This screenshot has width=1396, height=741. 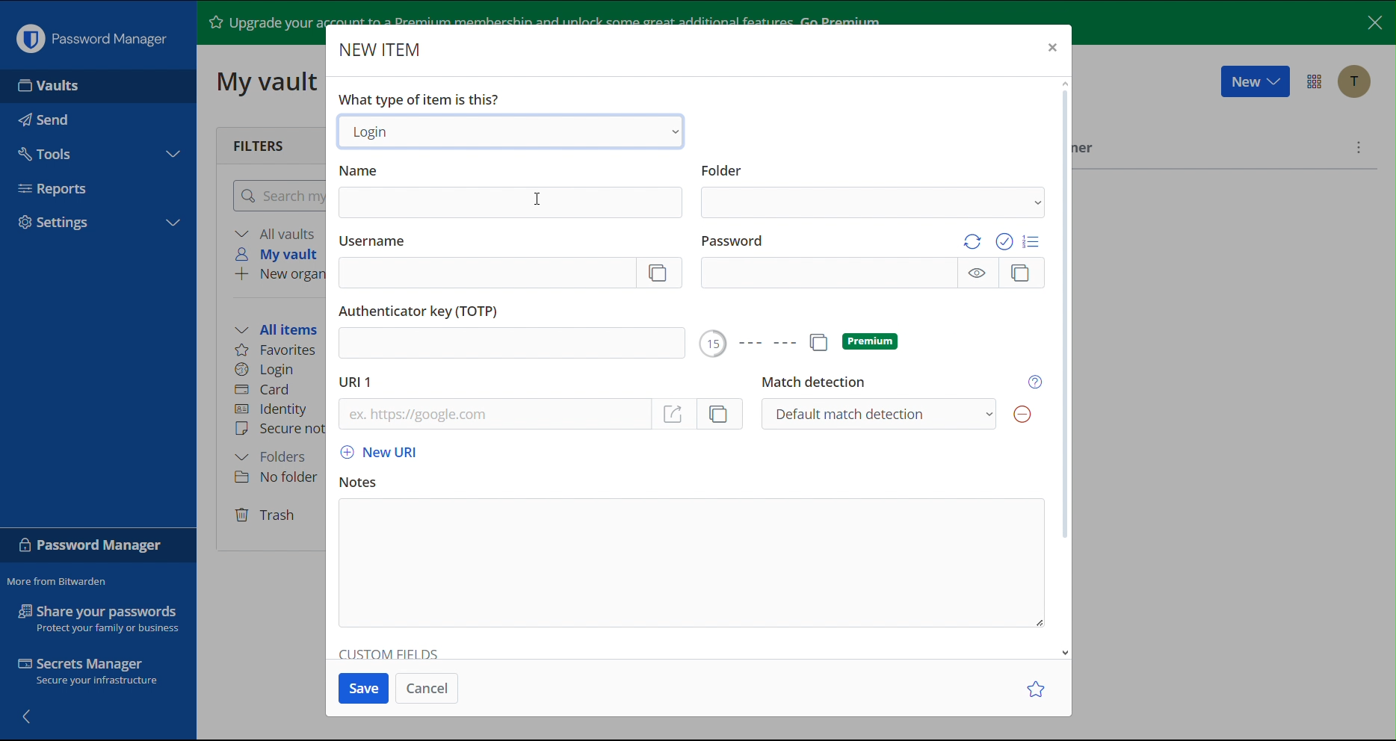 What do you see at coordinates (419, 99) in the screenshot?
I see `What type of item is this?` at bounding box center [419, 99].